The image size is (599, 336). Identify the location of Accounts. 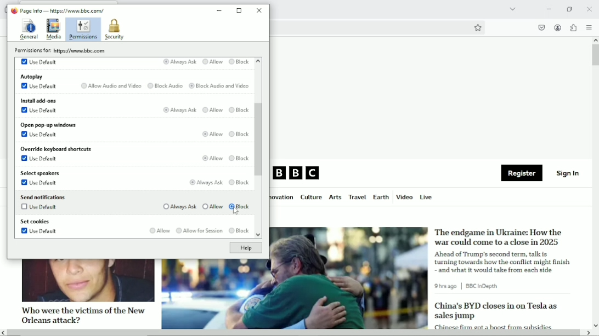
(557, 26).